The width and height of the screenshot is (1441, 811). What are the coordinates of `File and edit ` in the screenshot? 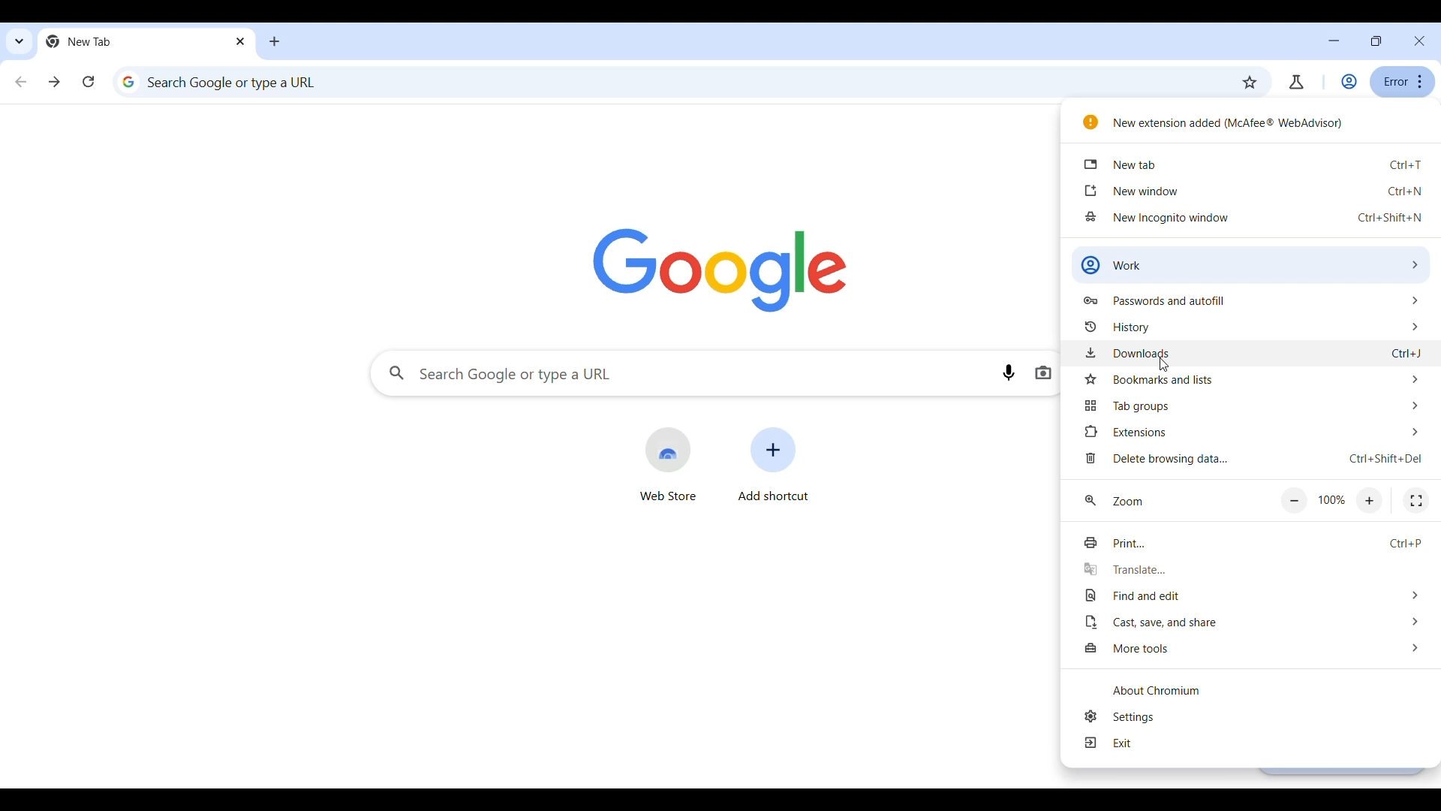 It's located at (1252, 595).